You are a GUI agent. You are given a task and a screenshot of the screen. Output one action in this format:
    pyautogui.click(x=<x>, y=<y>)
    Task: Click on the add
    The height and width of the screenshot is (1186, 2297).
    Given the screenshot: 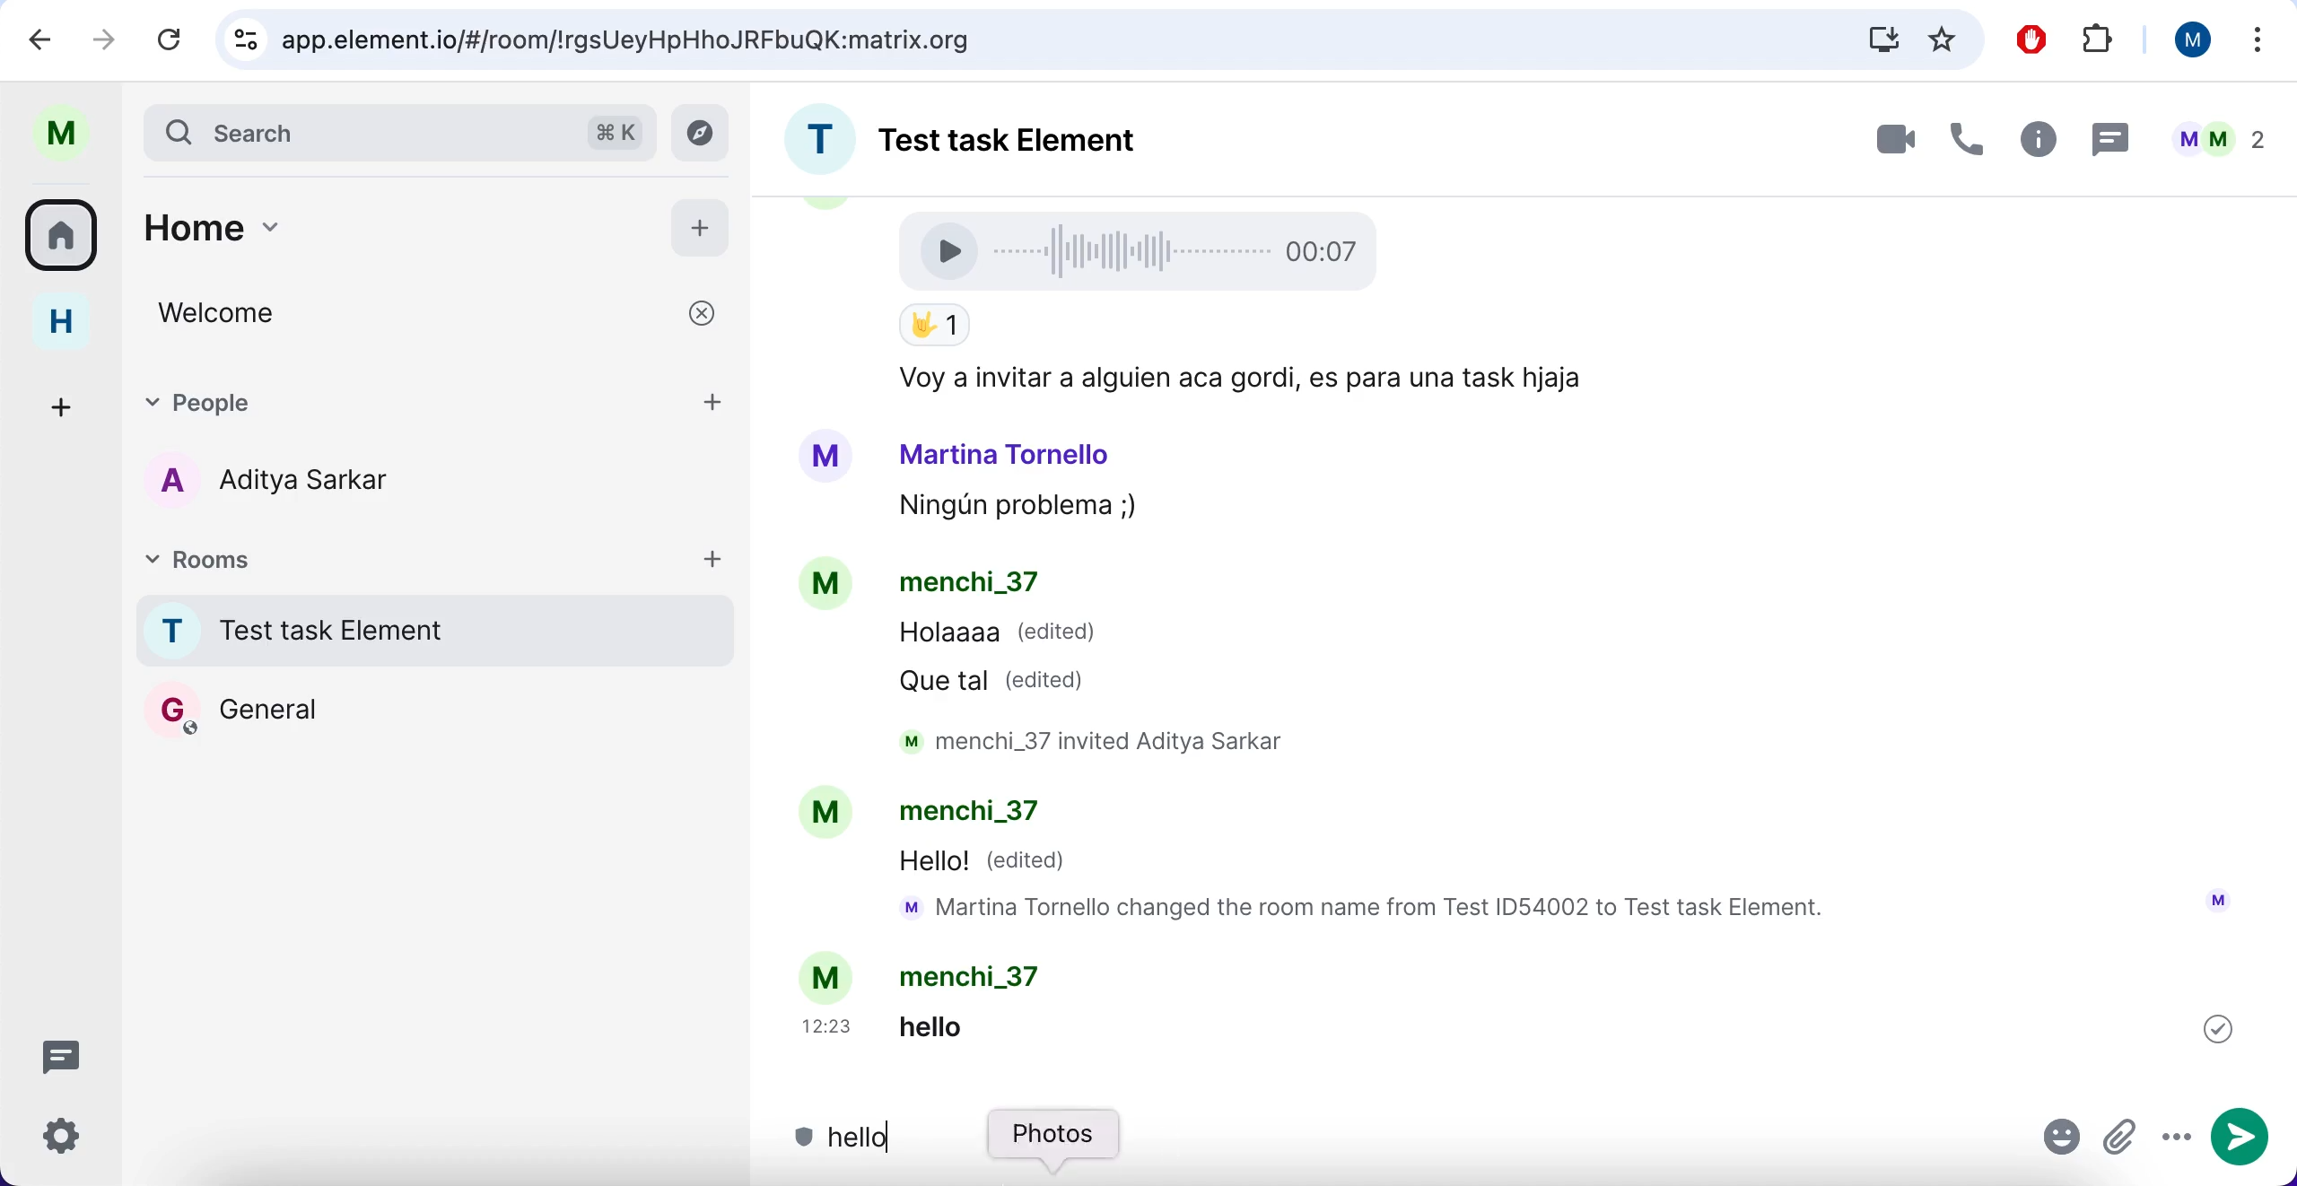 What is the action you would take?
    pyautogui.click(x=701, y=224)
    